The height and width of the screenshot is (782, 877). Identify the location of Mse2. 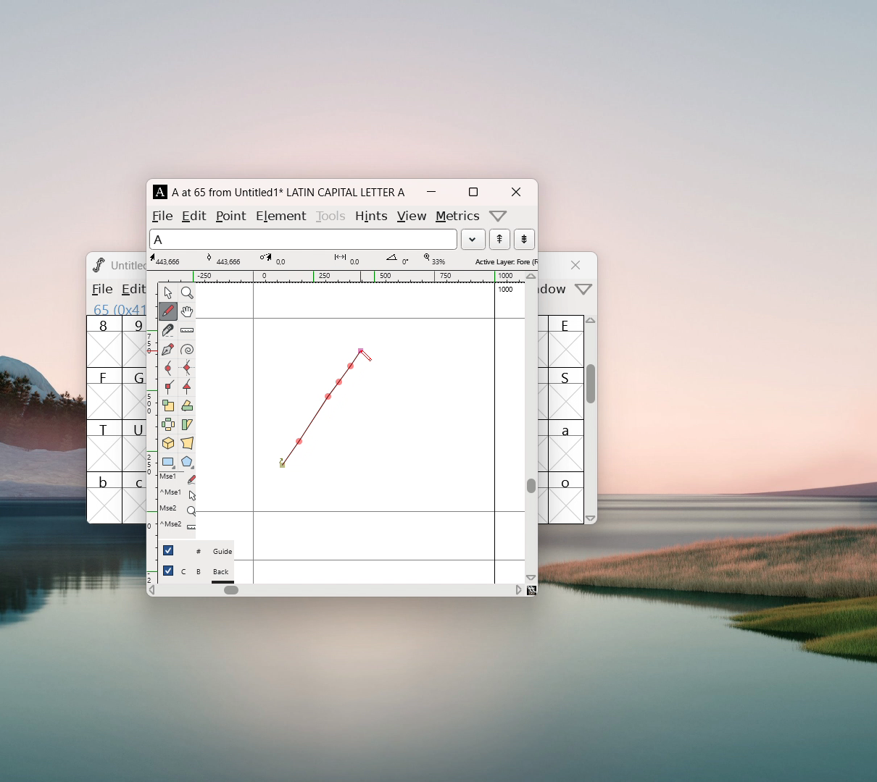
(178, 509).